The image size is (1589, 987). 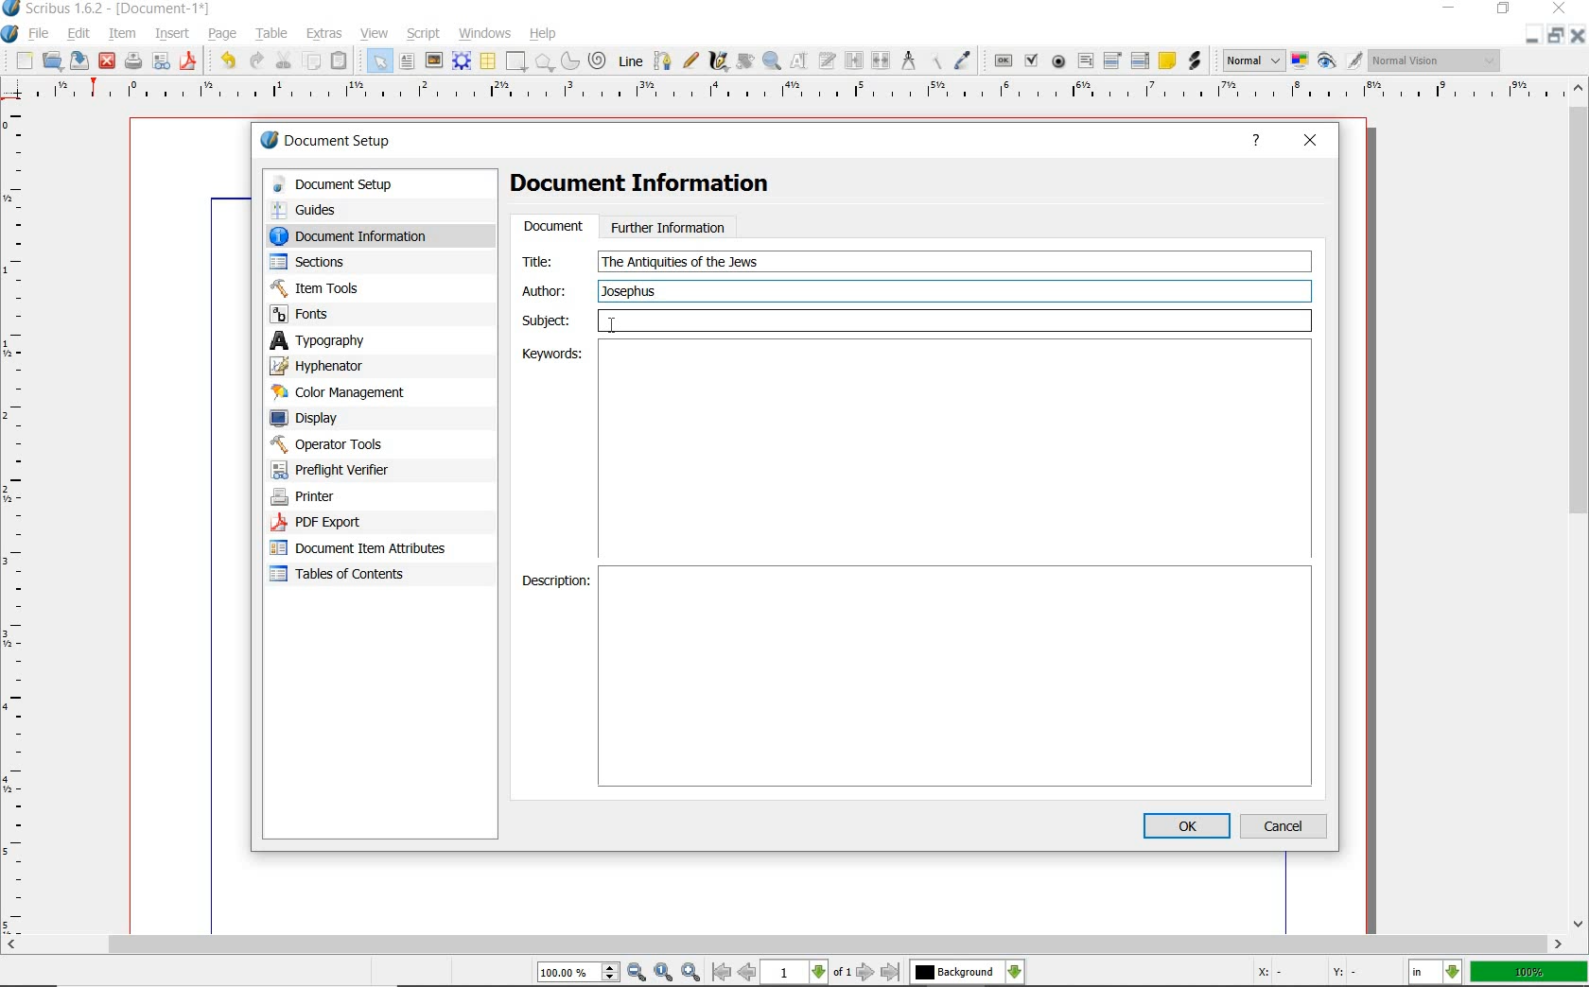 What do you see at coordinates (719, 62) in the screenshot?
I see `calligraphic line` at bounding box center [719, 62].